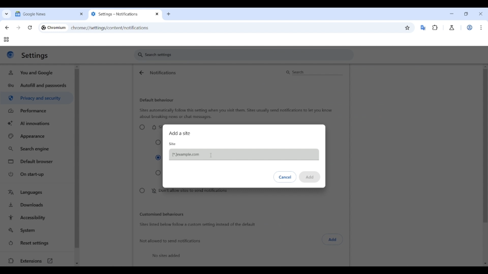  I want to click on Browser extensions, so click(435, 27).